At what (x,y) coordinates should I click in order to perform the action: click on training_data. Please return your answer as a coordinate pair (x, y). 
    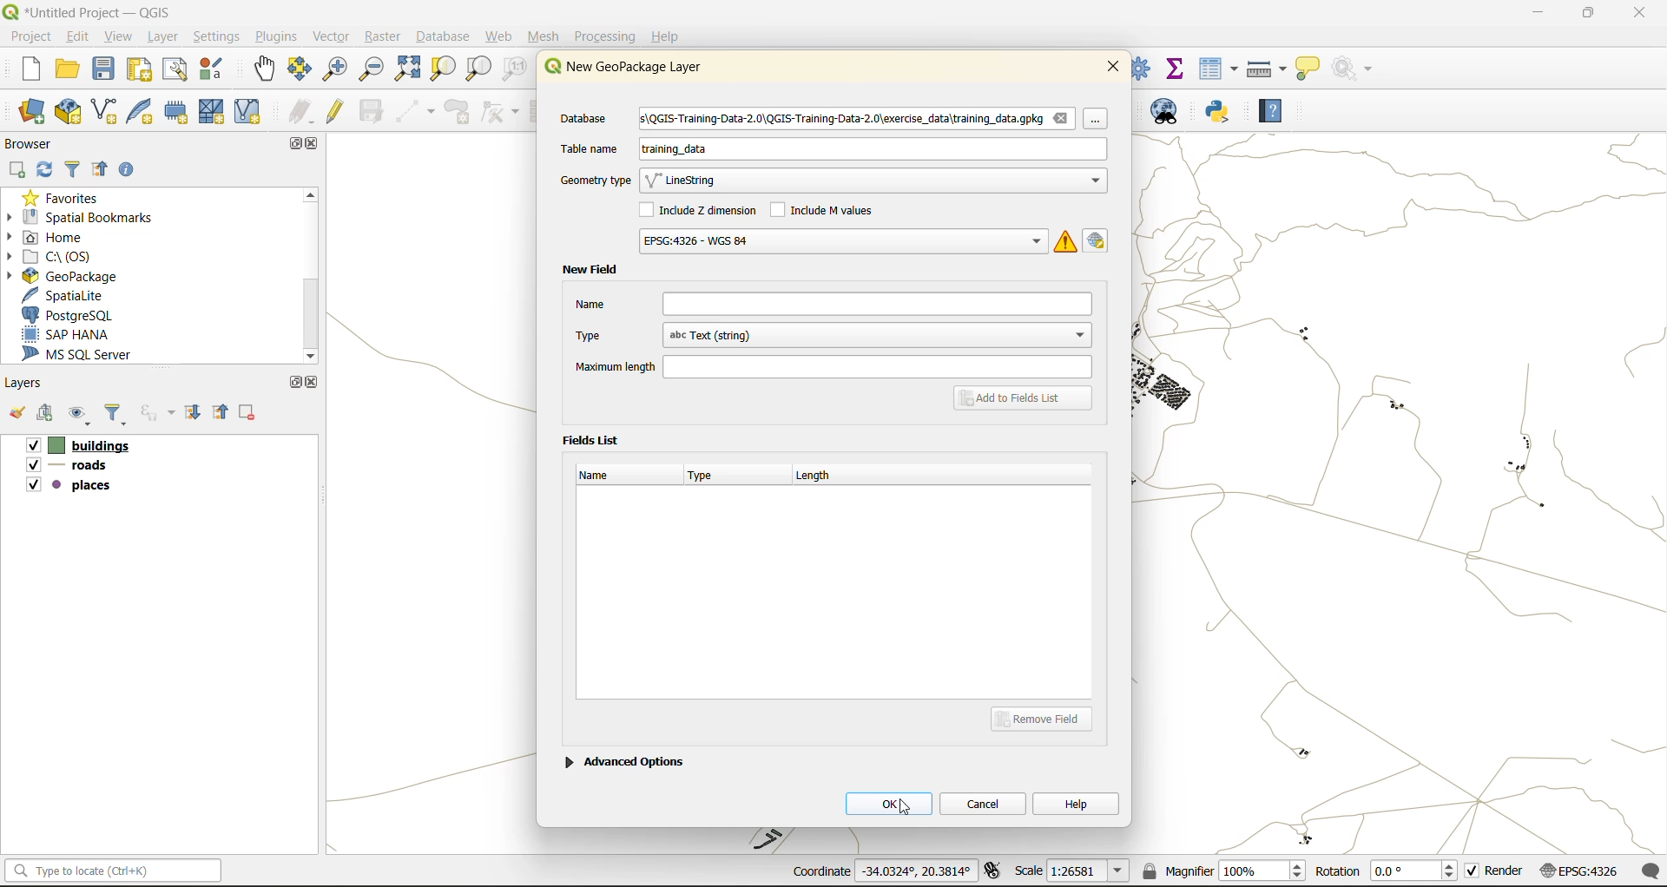
    Looking at the image, I should click on (675, 152).